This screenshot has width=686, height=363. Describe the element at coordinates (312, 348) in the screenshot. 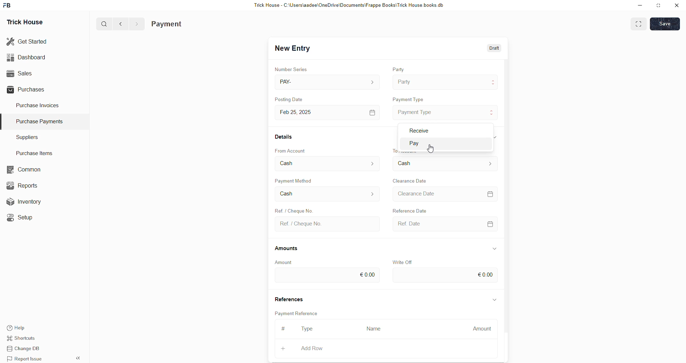

I see `Add Row` at that location.